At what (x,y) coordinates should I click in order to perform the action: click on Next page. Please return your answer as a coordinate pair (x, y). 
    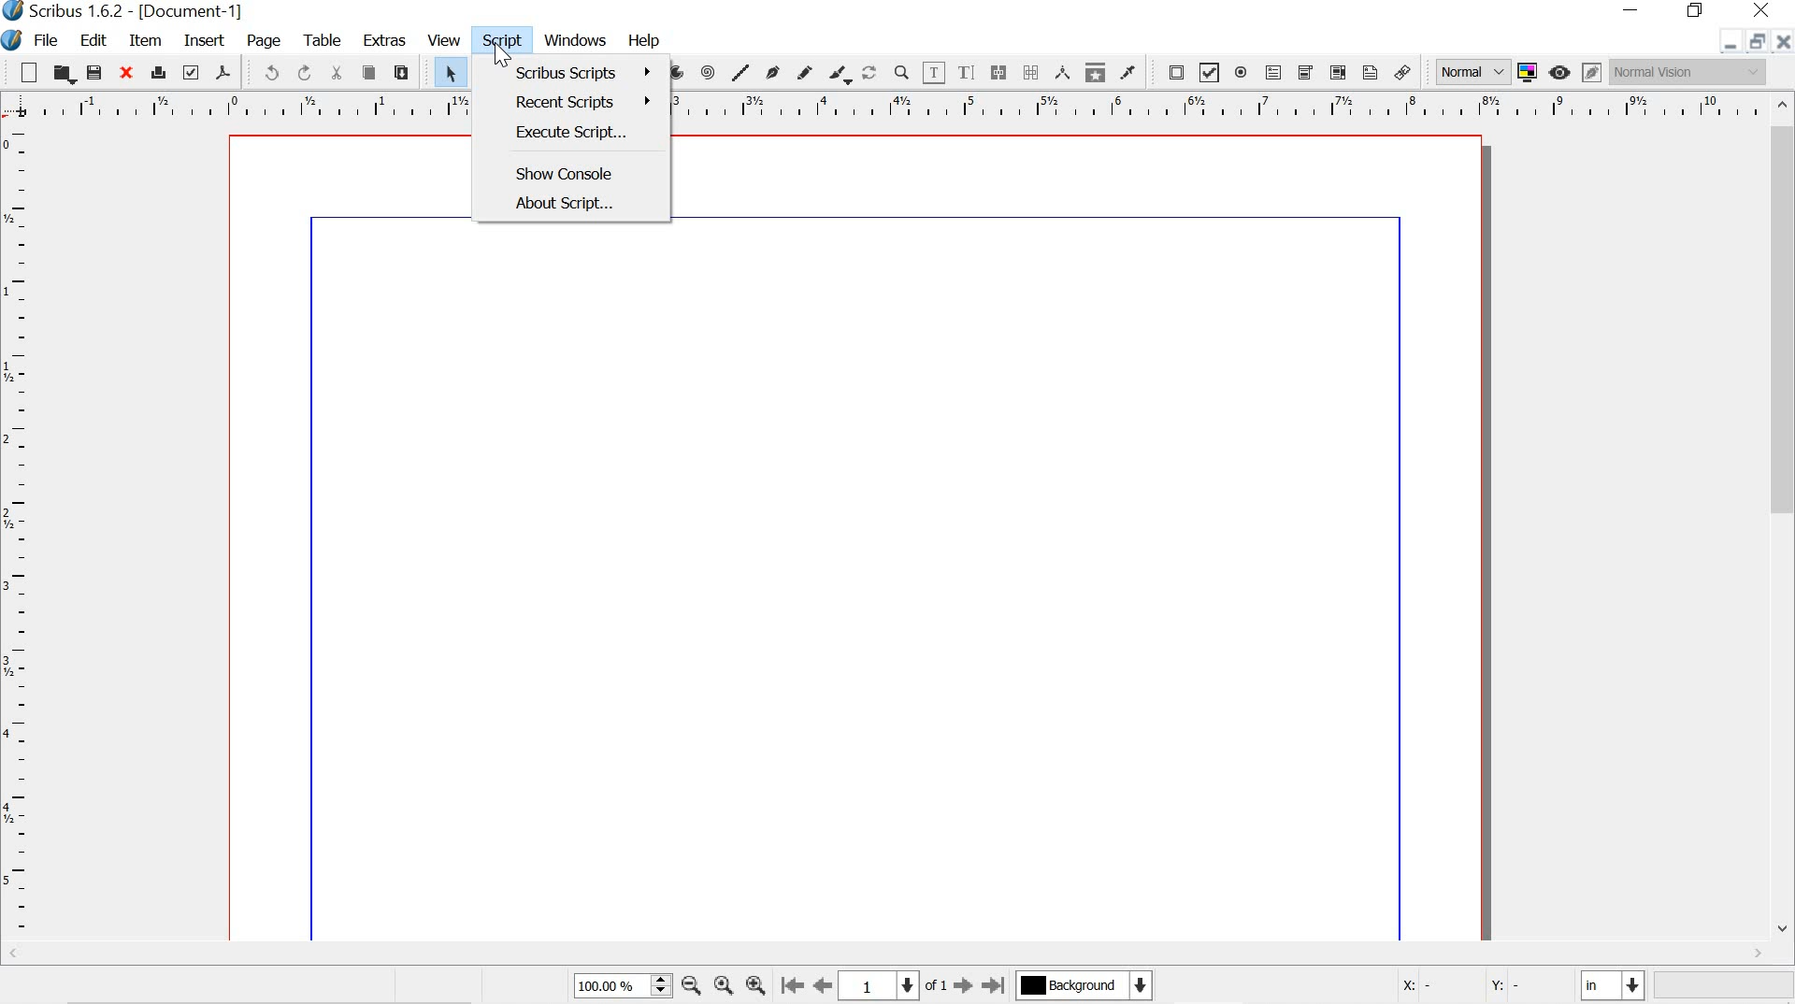
    Looking at the image, I should click on (961, 986).